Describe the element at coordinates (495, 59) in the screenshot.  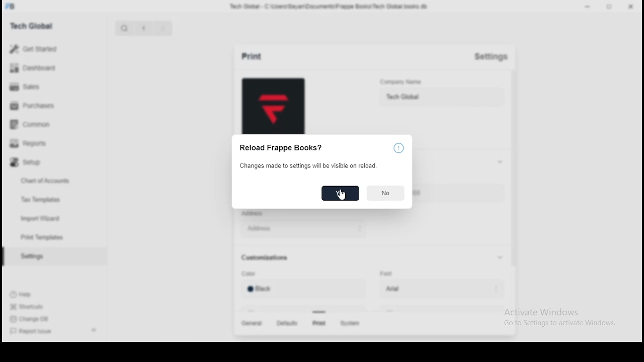
I see `Settings` at that location.